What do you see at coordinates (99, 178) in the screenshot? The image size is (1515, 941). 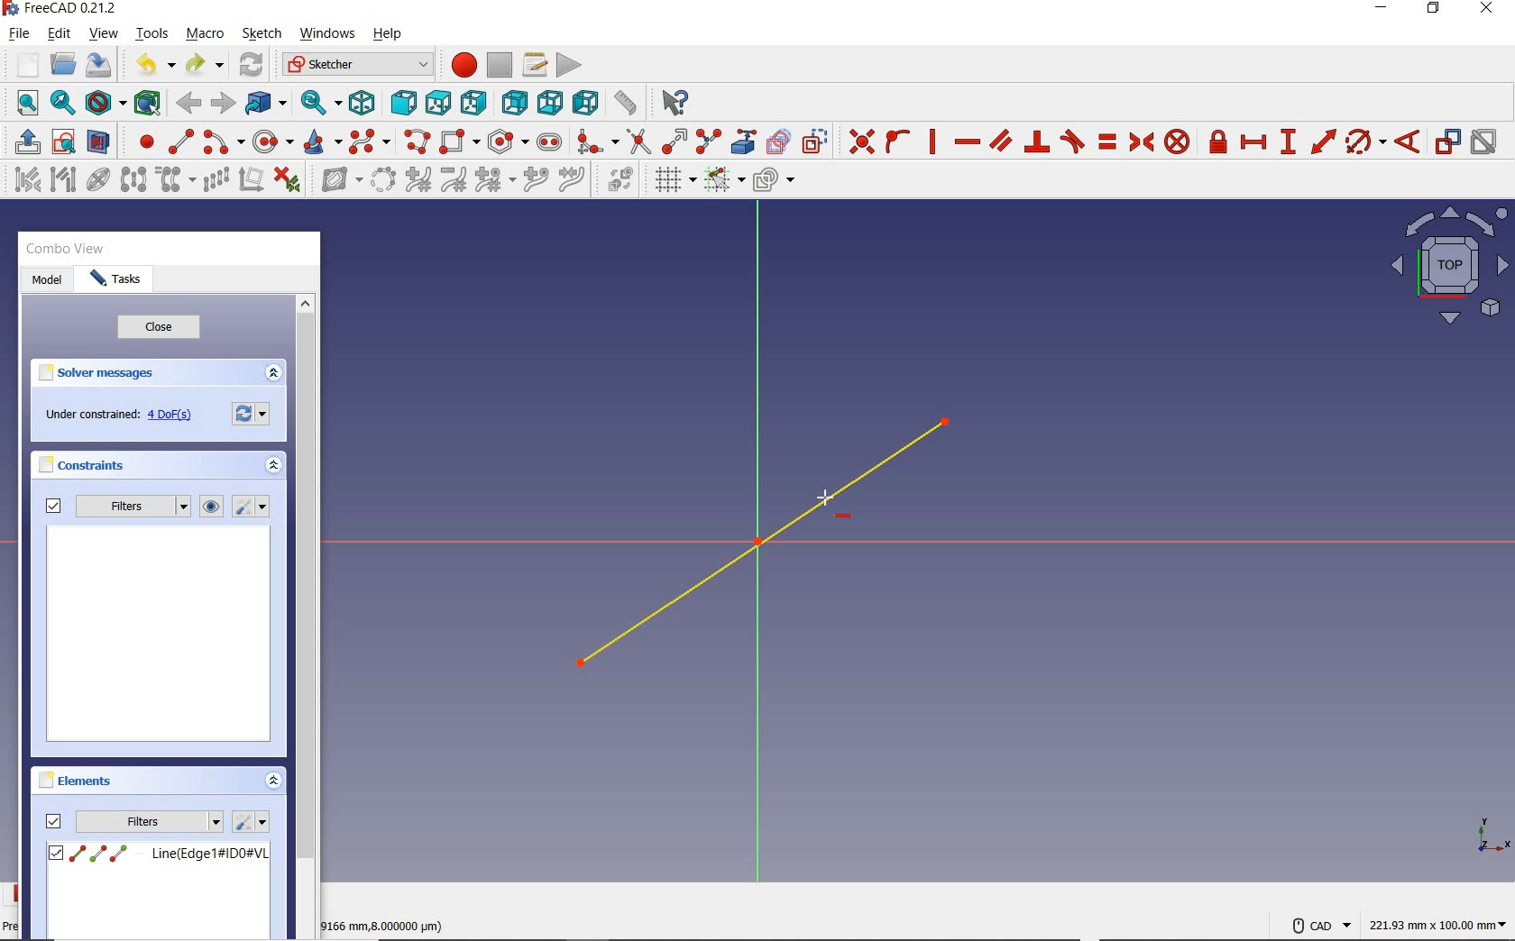 I see `SHOW/HIDE INTERNAL GEOMETRY` at bounding box center [99, 178].